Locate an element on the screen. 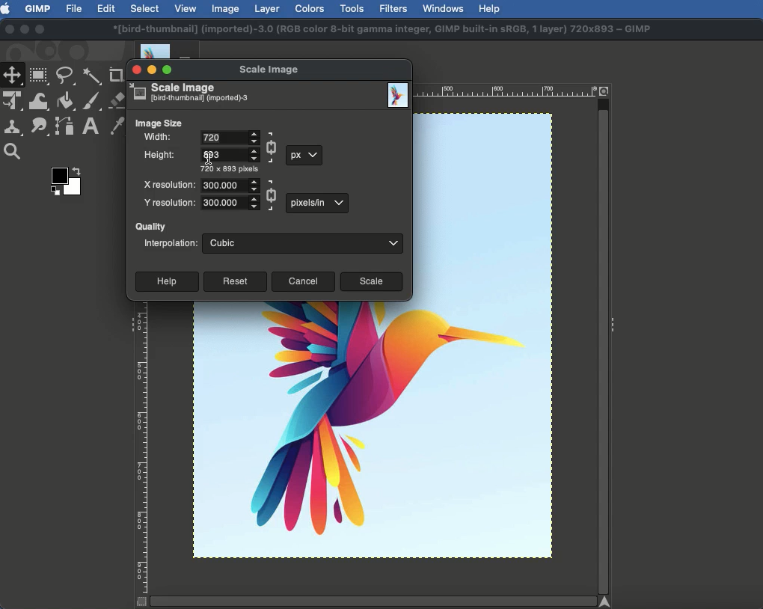  Quality is located at coordinates (150, 224).